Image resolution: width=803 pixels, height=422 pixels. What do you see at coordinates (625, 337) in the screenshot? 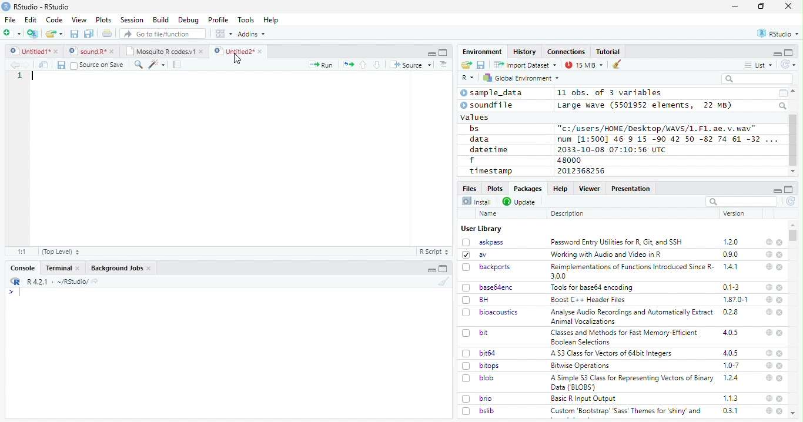
I see `(Classes and Methods for Fast Memory-Efficient
Boolean Selections` at bounding box center [625, 337].